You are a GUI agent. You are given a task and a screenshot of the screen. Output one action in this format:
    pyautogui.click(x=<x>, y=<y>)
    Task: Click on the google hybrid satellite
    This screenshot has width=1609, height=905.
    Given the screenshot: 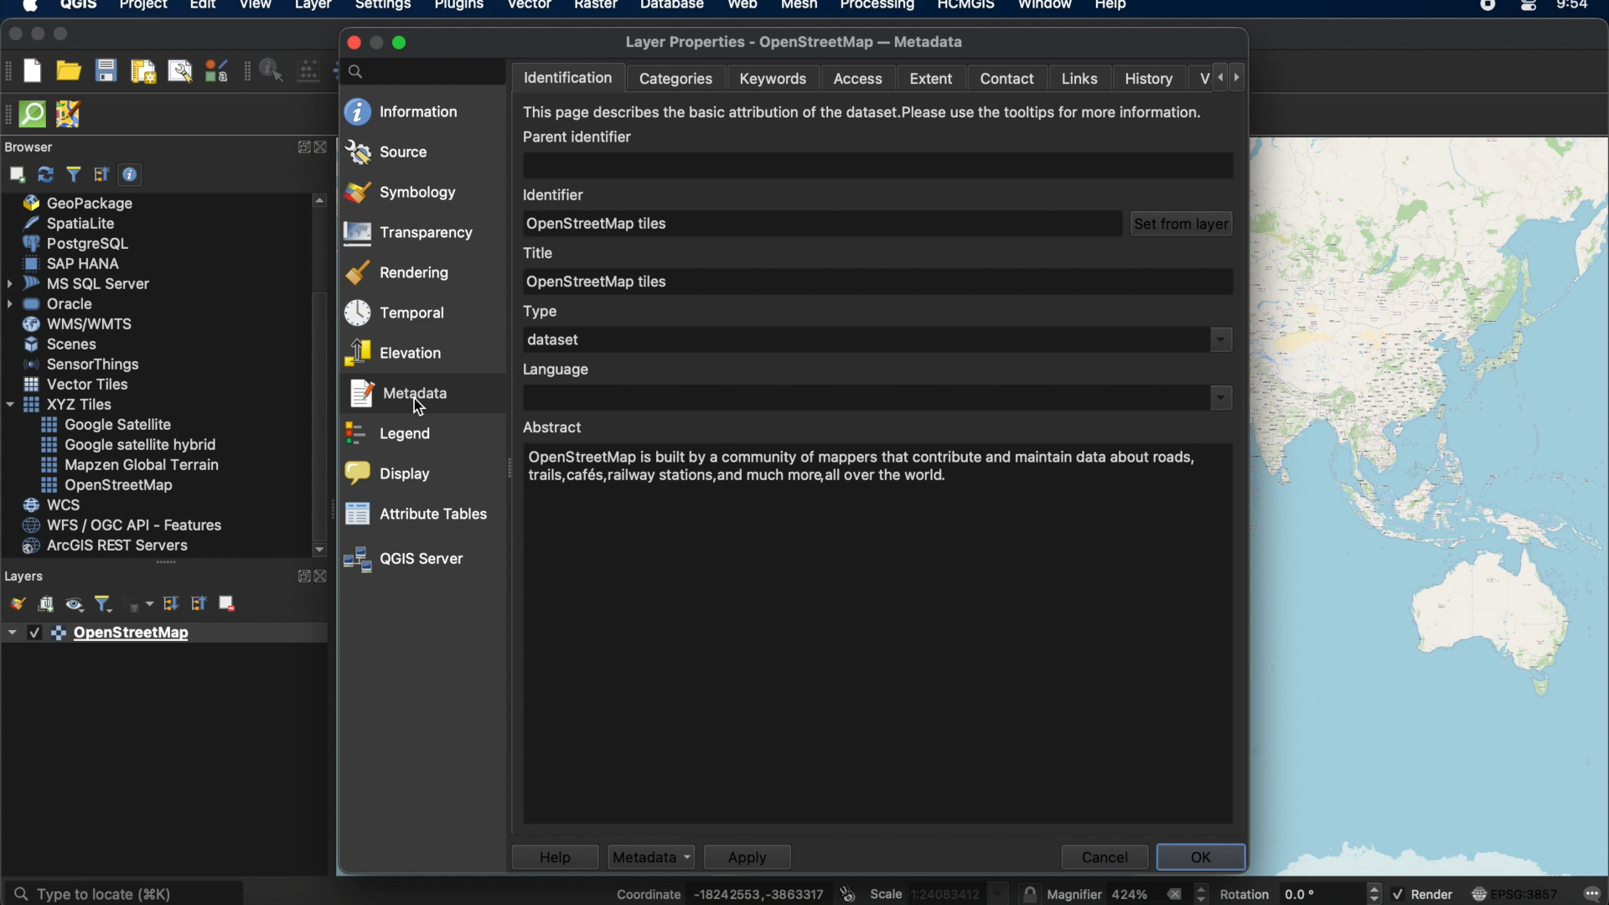 What is the action you would take?
    pyautogui.click(x=125, y=442)
    